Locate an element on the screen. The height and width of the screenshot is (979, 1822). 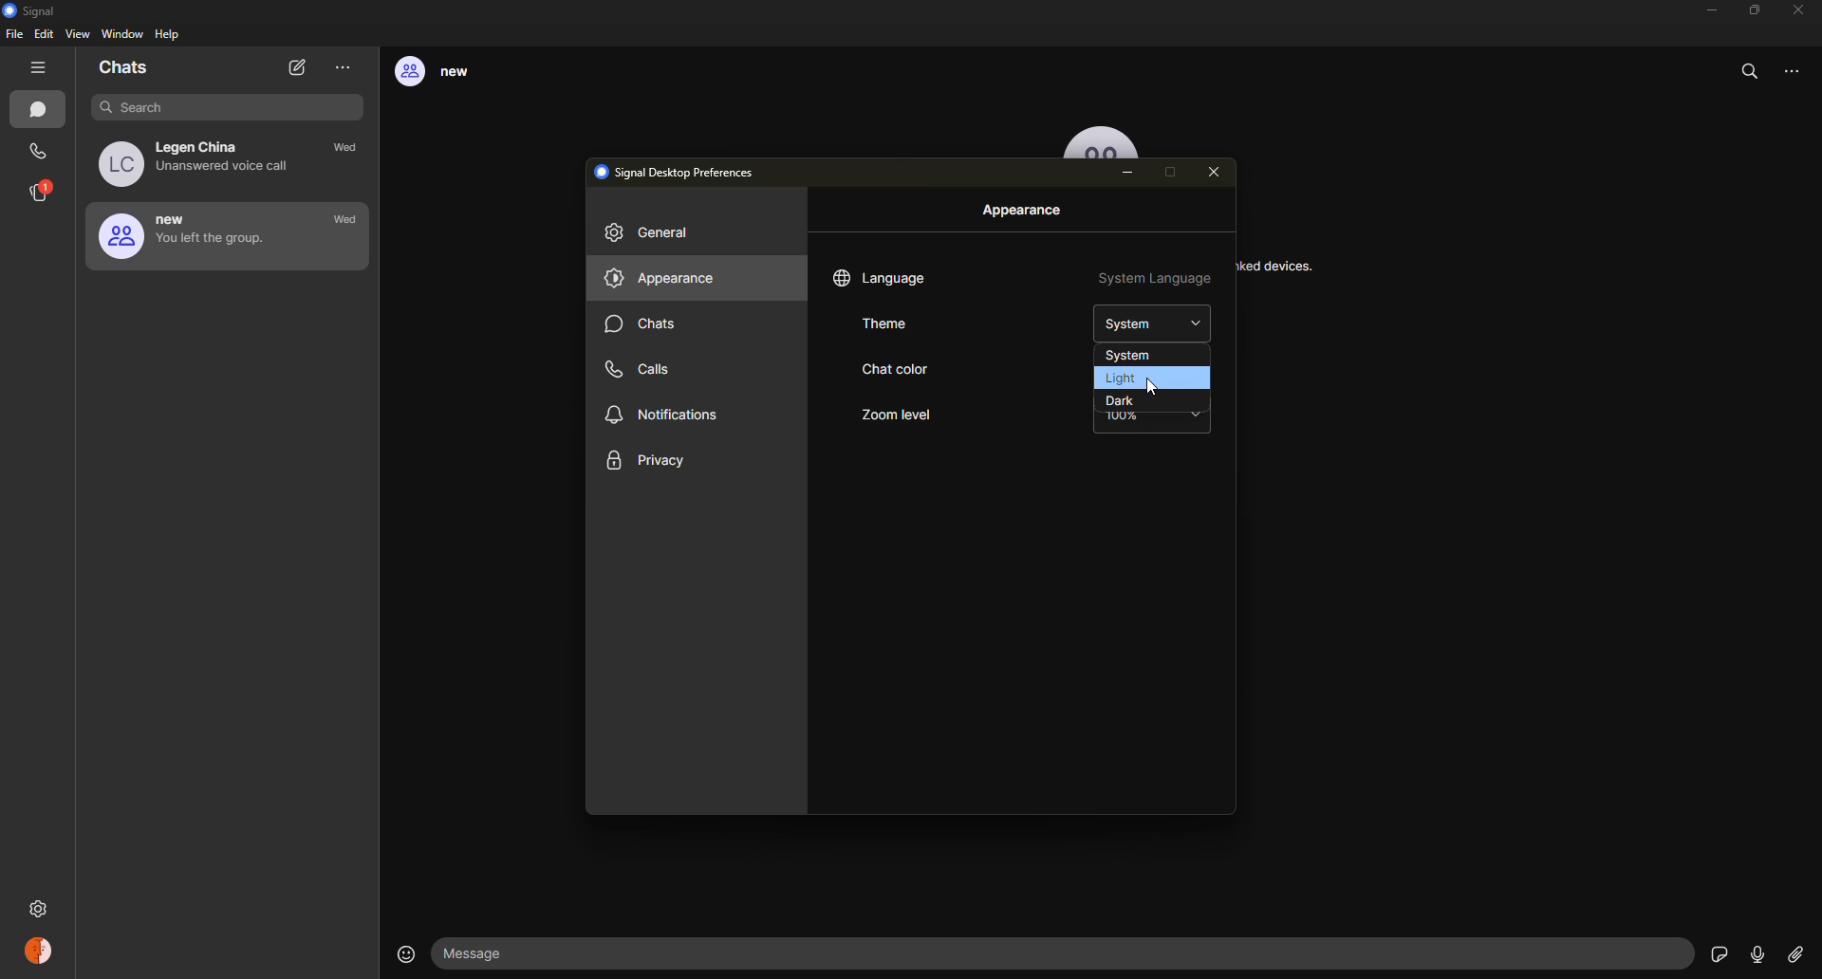
search is located at coordinates (1752, 71).